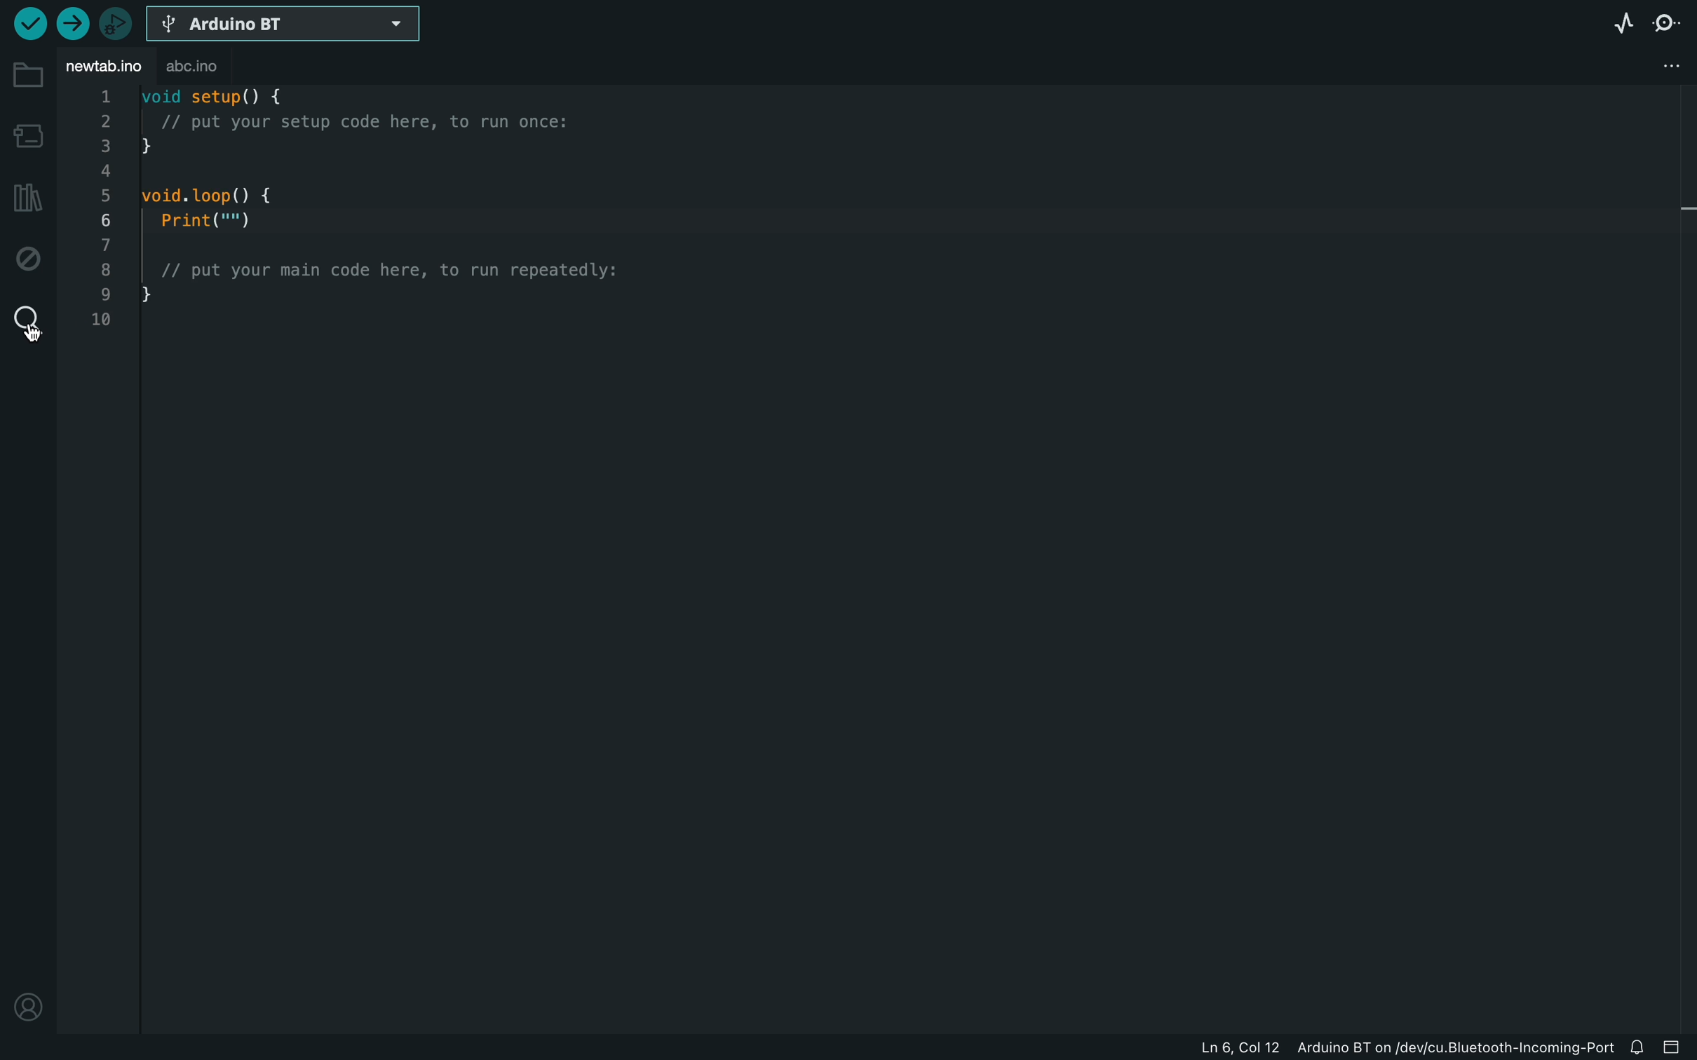 This screenshot has height=1060, width=1697. What do you see at coordinates (206, 67) in the screenshot?
I see `abc` at bounding box center [206, 67].